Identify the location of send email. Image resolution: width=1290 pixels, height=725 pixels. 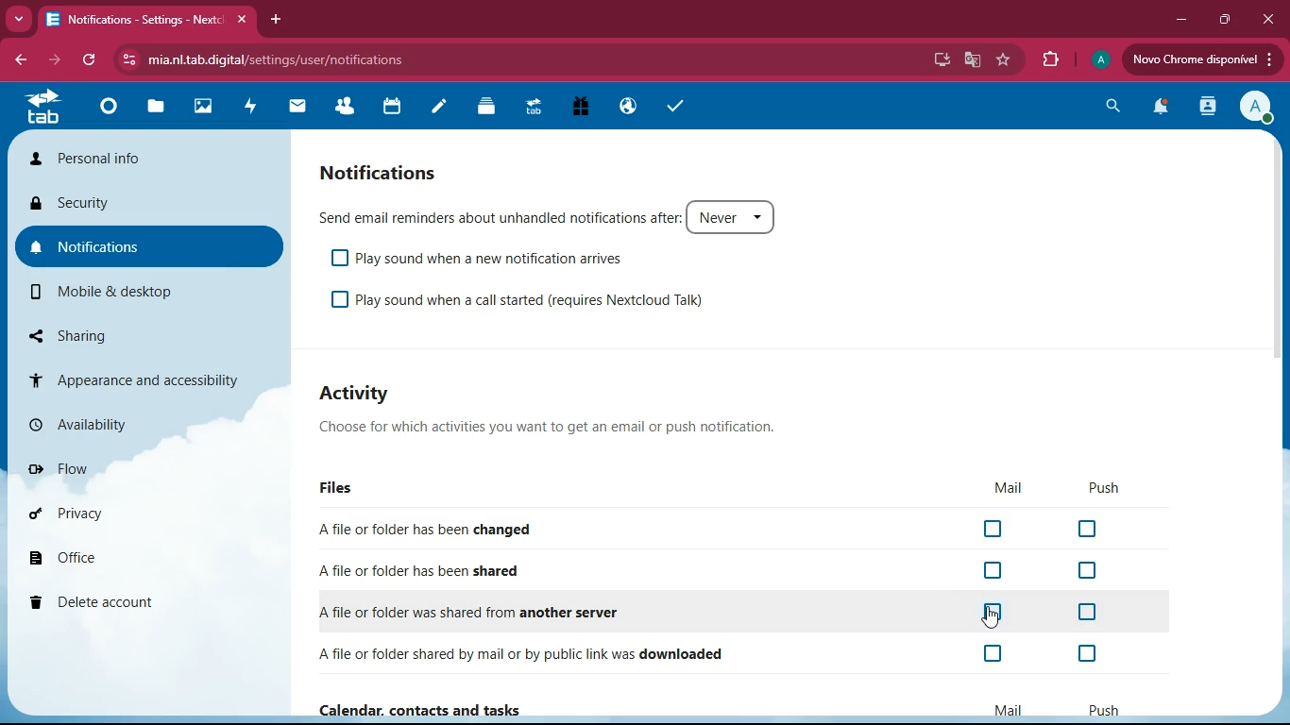
(553, 215).